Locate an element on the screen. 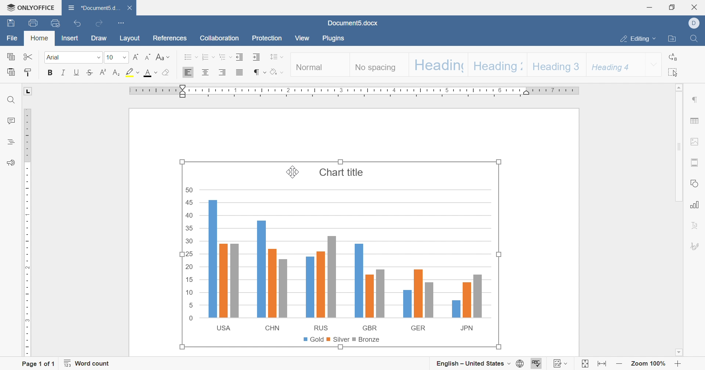 The image size is (705, 370). Subscript is located at coordinates (117, 72).